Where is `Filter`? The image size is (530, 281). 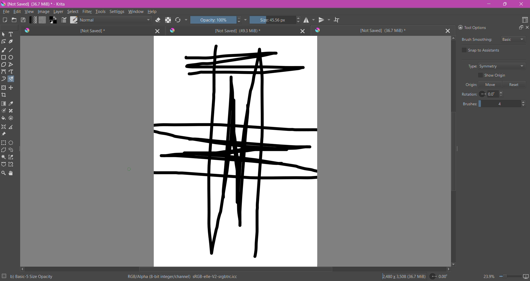 Filter is located at coordinates (87, 12).